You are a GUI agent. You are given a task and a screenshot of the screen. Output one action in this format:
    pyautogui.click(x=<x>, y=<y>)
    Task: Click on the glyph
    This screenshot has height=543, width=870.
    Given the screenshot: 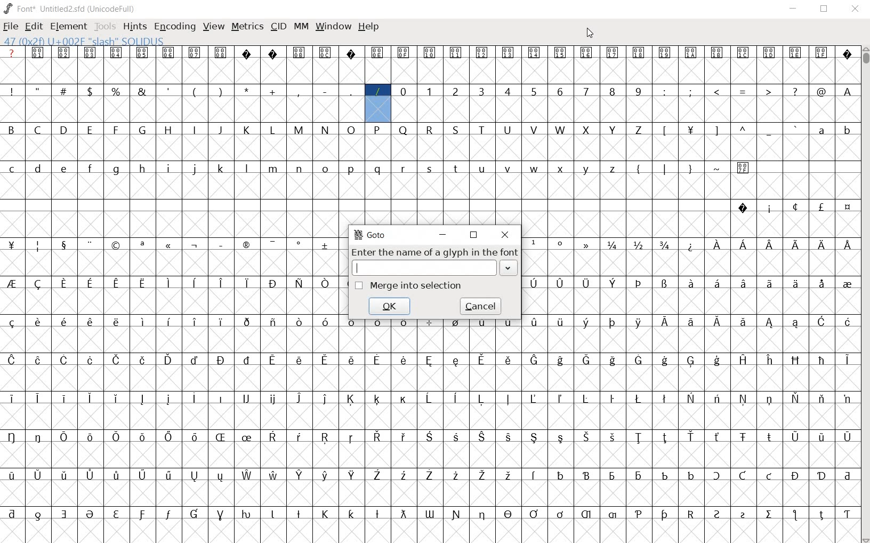 What is the action you would take?
    pyautogui.click(x=613, y=323)
    